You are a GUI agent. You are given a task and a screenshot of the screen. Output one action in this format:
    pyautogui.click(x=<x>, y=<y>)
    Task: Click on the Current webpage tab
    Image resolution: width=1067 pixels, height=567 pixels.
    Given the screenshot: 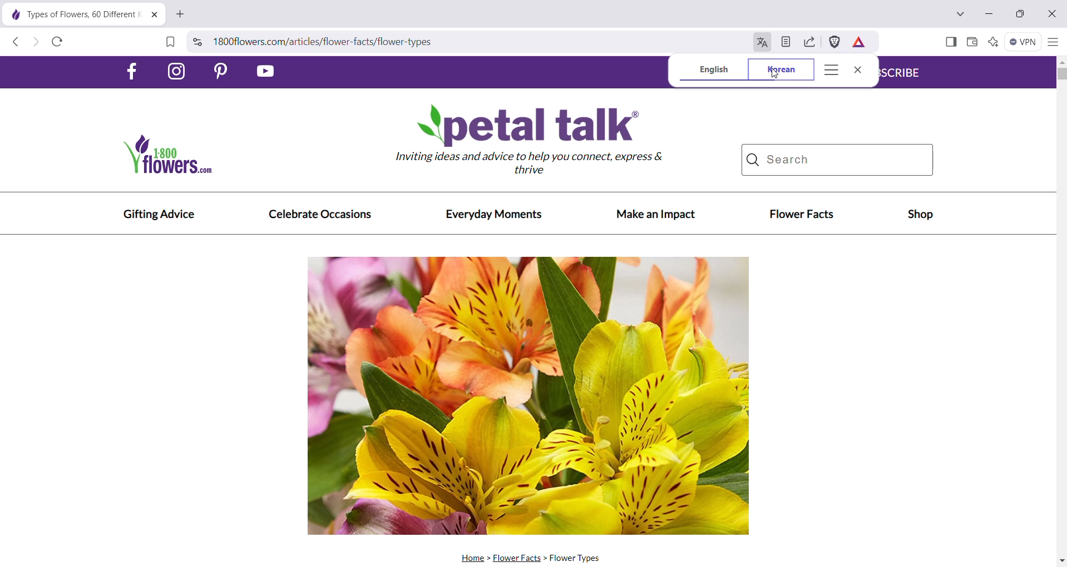 What is the action you would take?
    pyautogui.click(x=70, y=14)
    